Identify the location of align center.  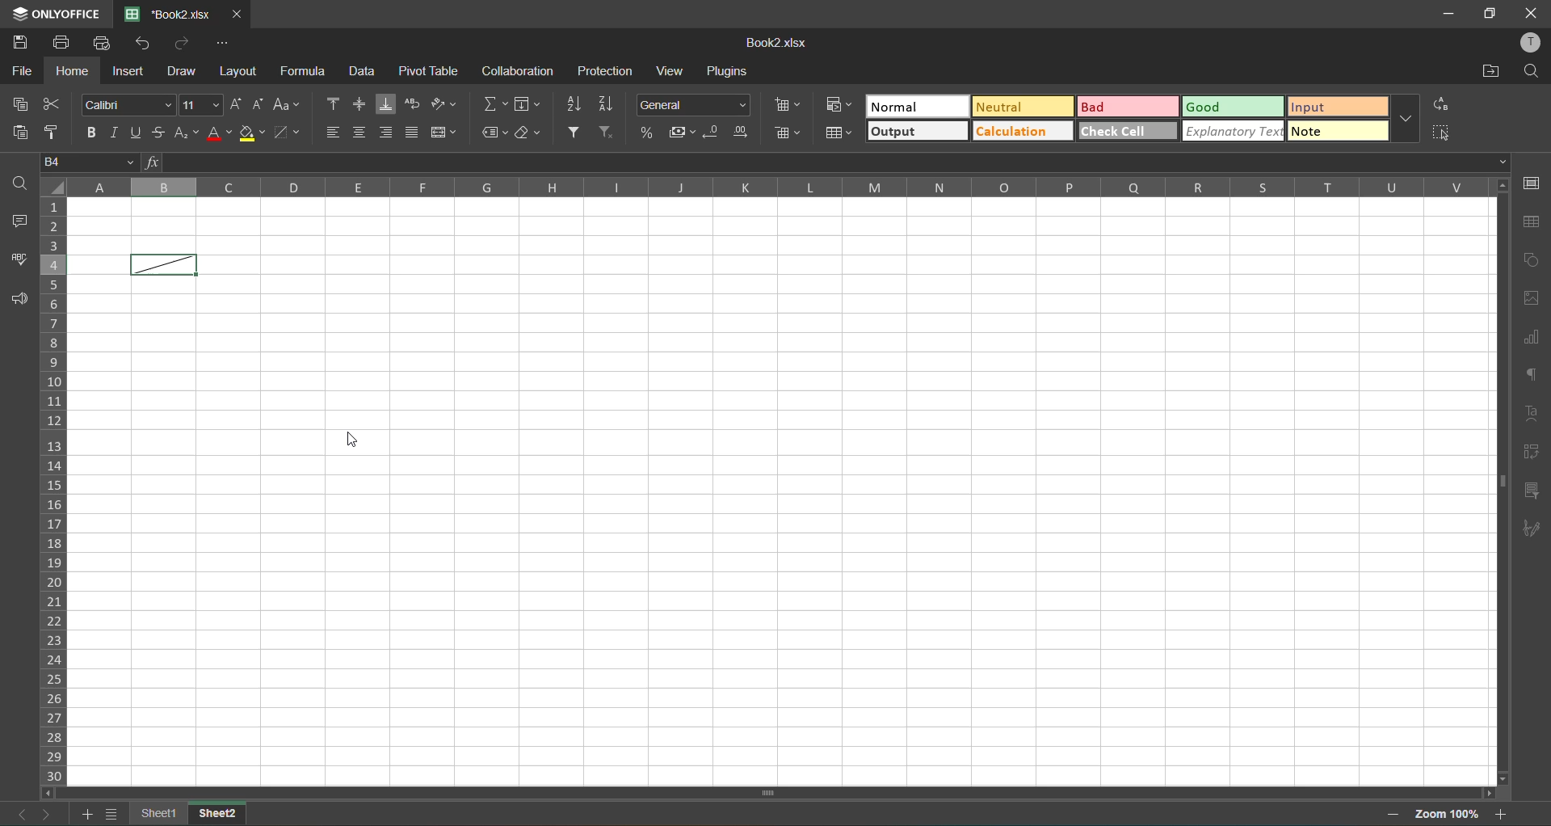
(361, 132).